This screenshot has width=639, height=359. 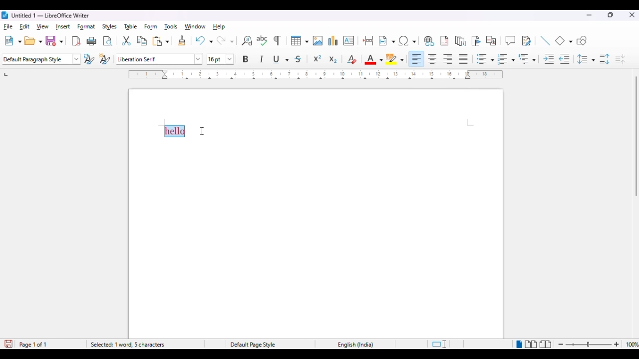 What do you see at coordinates (510, 40) in the screenshot?
I see `insert comment` at bounding box center [510, 40].